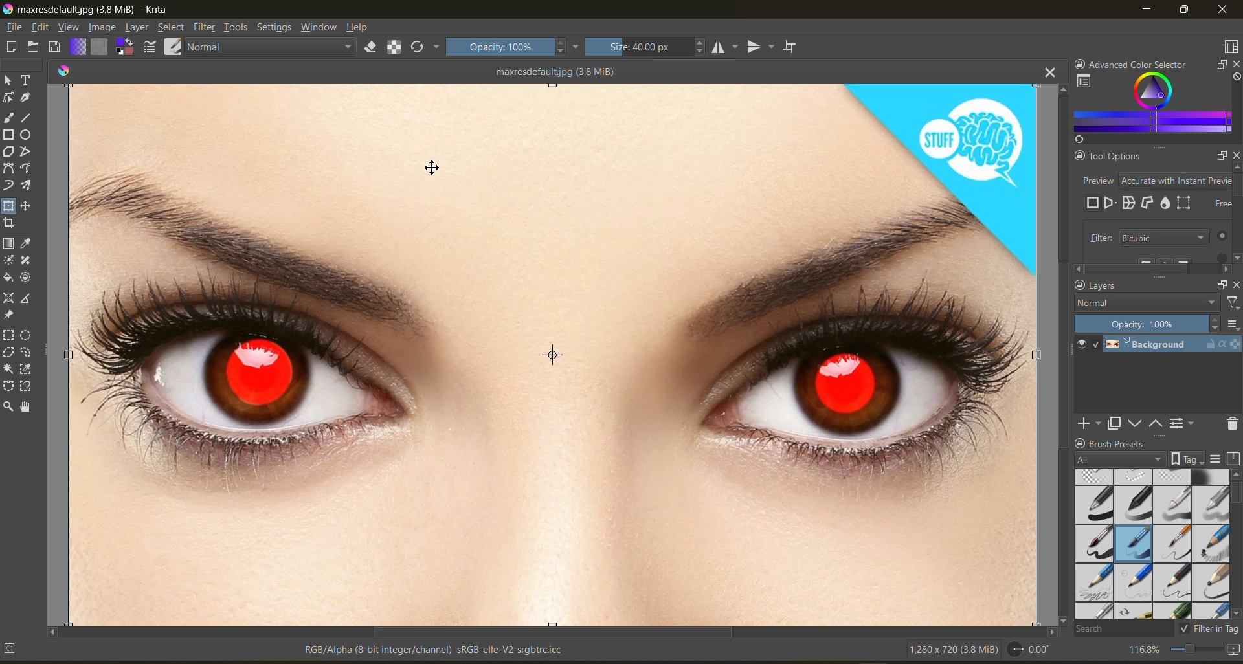 This screenshot has width=1243, height=664. I want to click on tool, so click(8, 244).